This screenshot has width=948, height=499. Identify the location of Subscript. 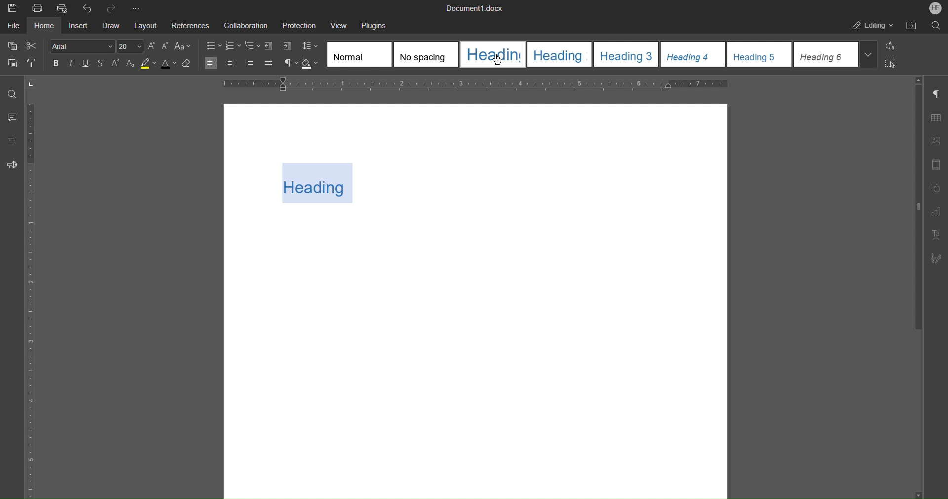
(132, 65).